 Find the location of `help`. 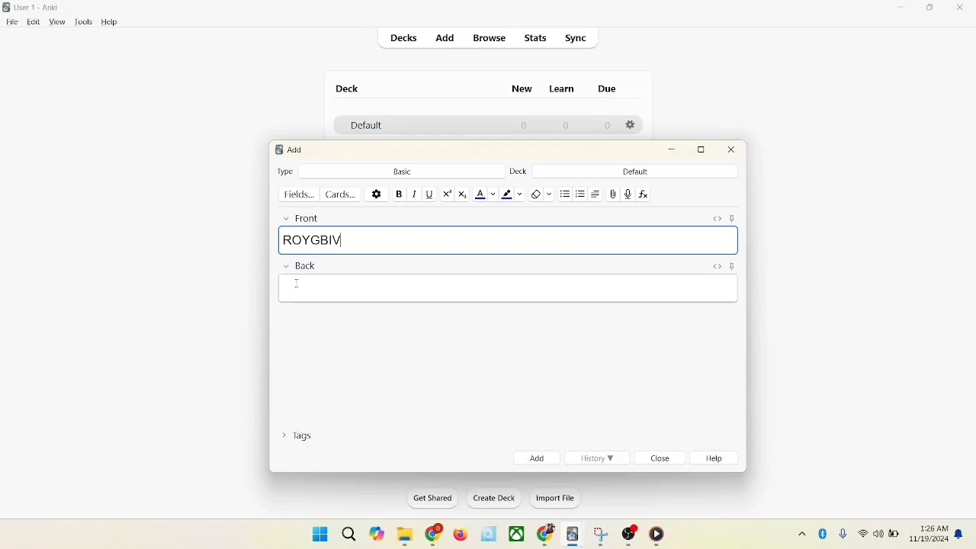

help is located at coordinates (718, 460).